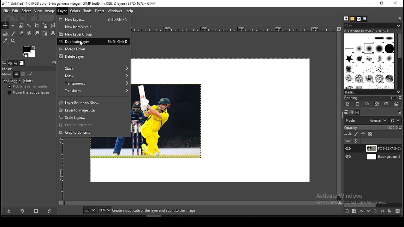 This screenshot has height=227, width=404. Describe the element at coordinates (8, 69) in the screenshot. I see `move` at that location.